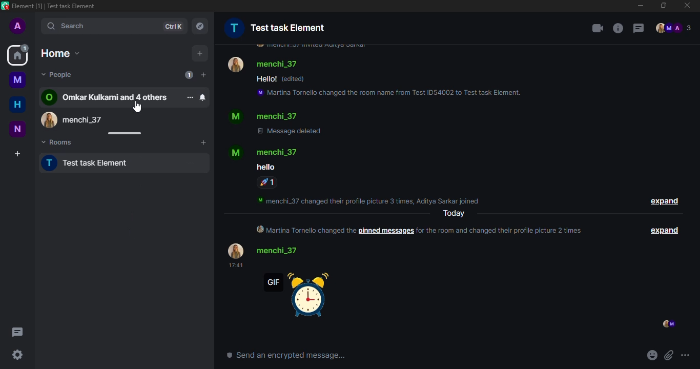 This screenshot has width=700, height=369. What do you see at coordinates (17, 55) in the screenshot?
I see `home` at bounding box center [17, 55].